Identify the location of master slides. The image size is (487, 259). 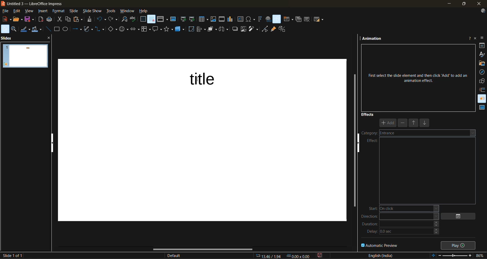
(481, 108).